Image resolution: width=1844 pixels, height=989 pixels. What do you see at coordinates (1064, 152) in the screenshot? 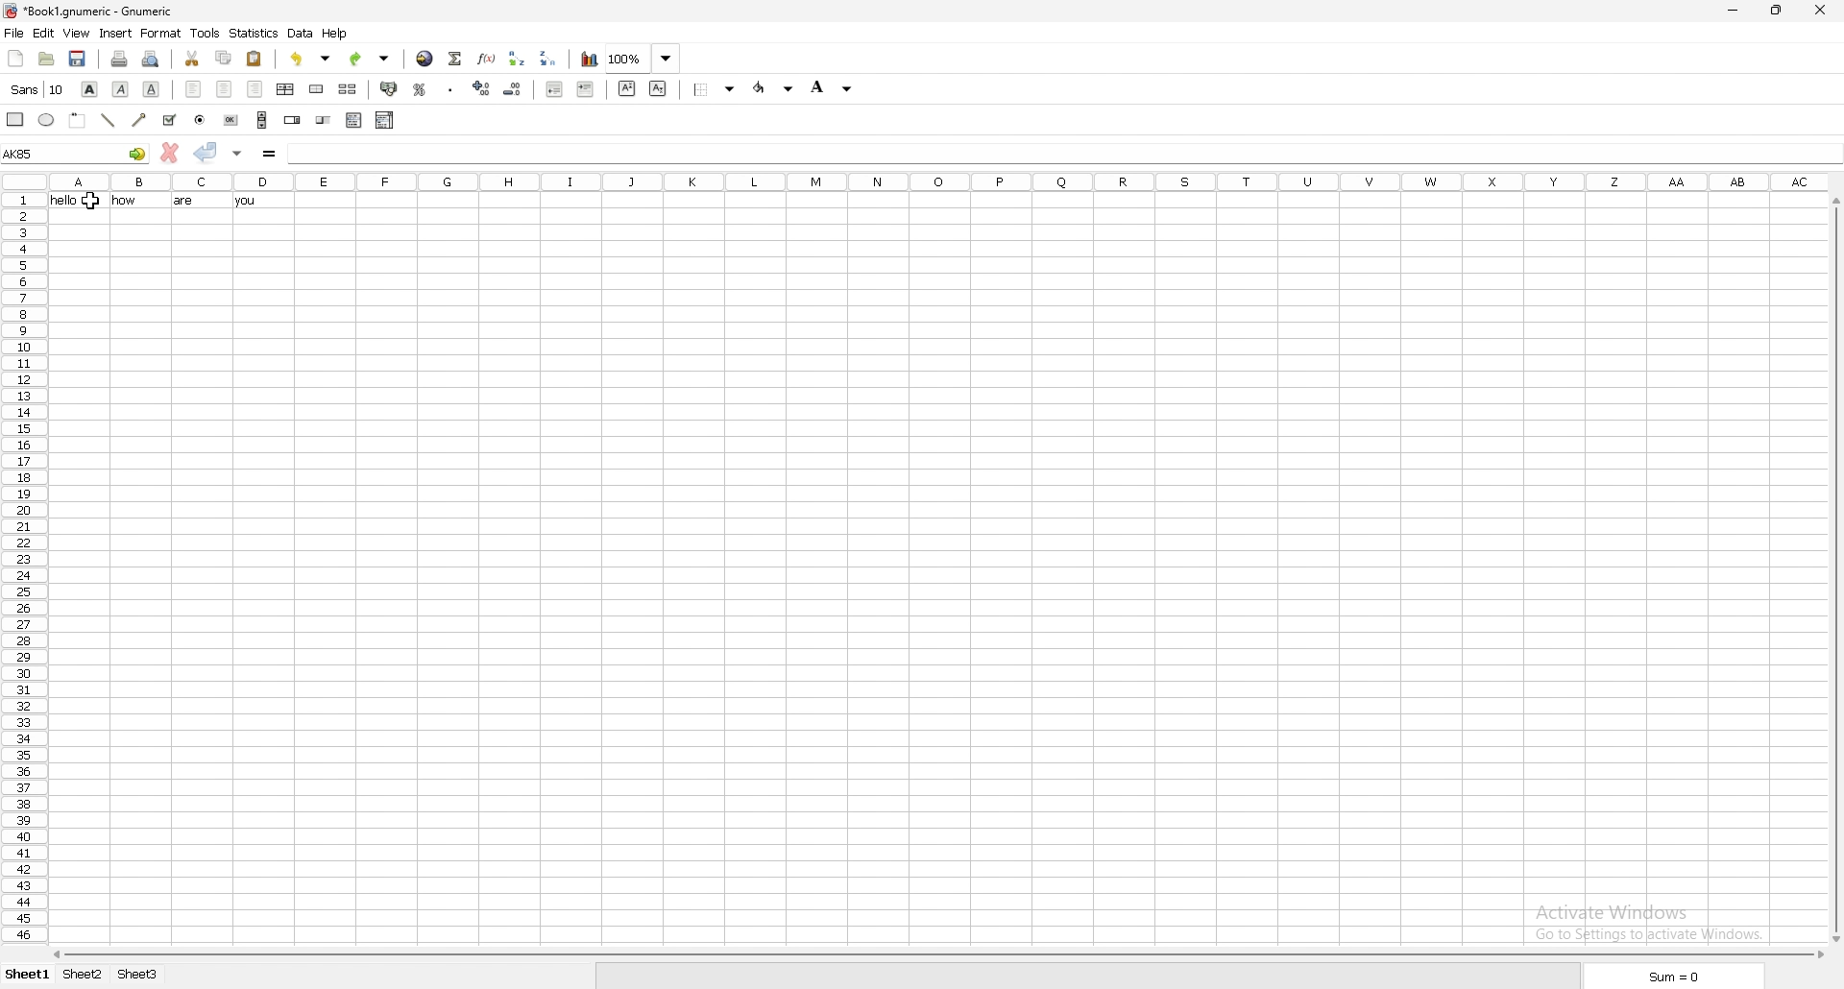
I see `cell input` at bounding box center [1064, 152].